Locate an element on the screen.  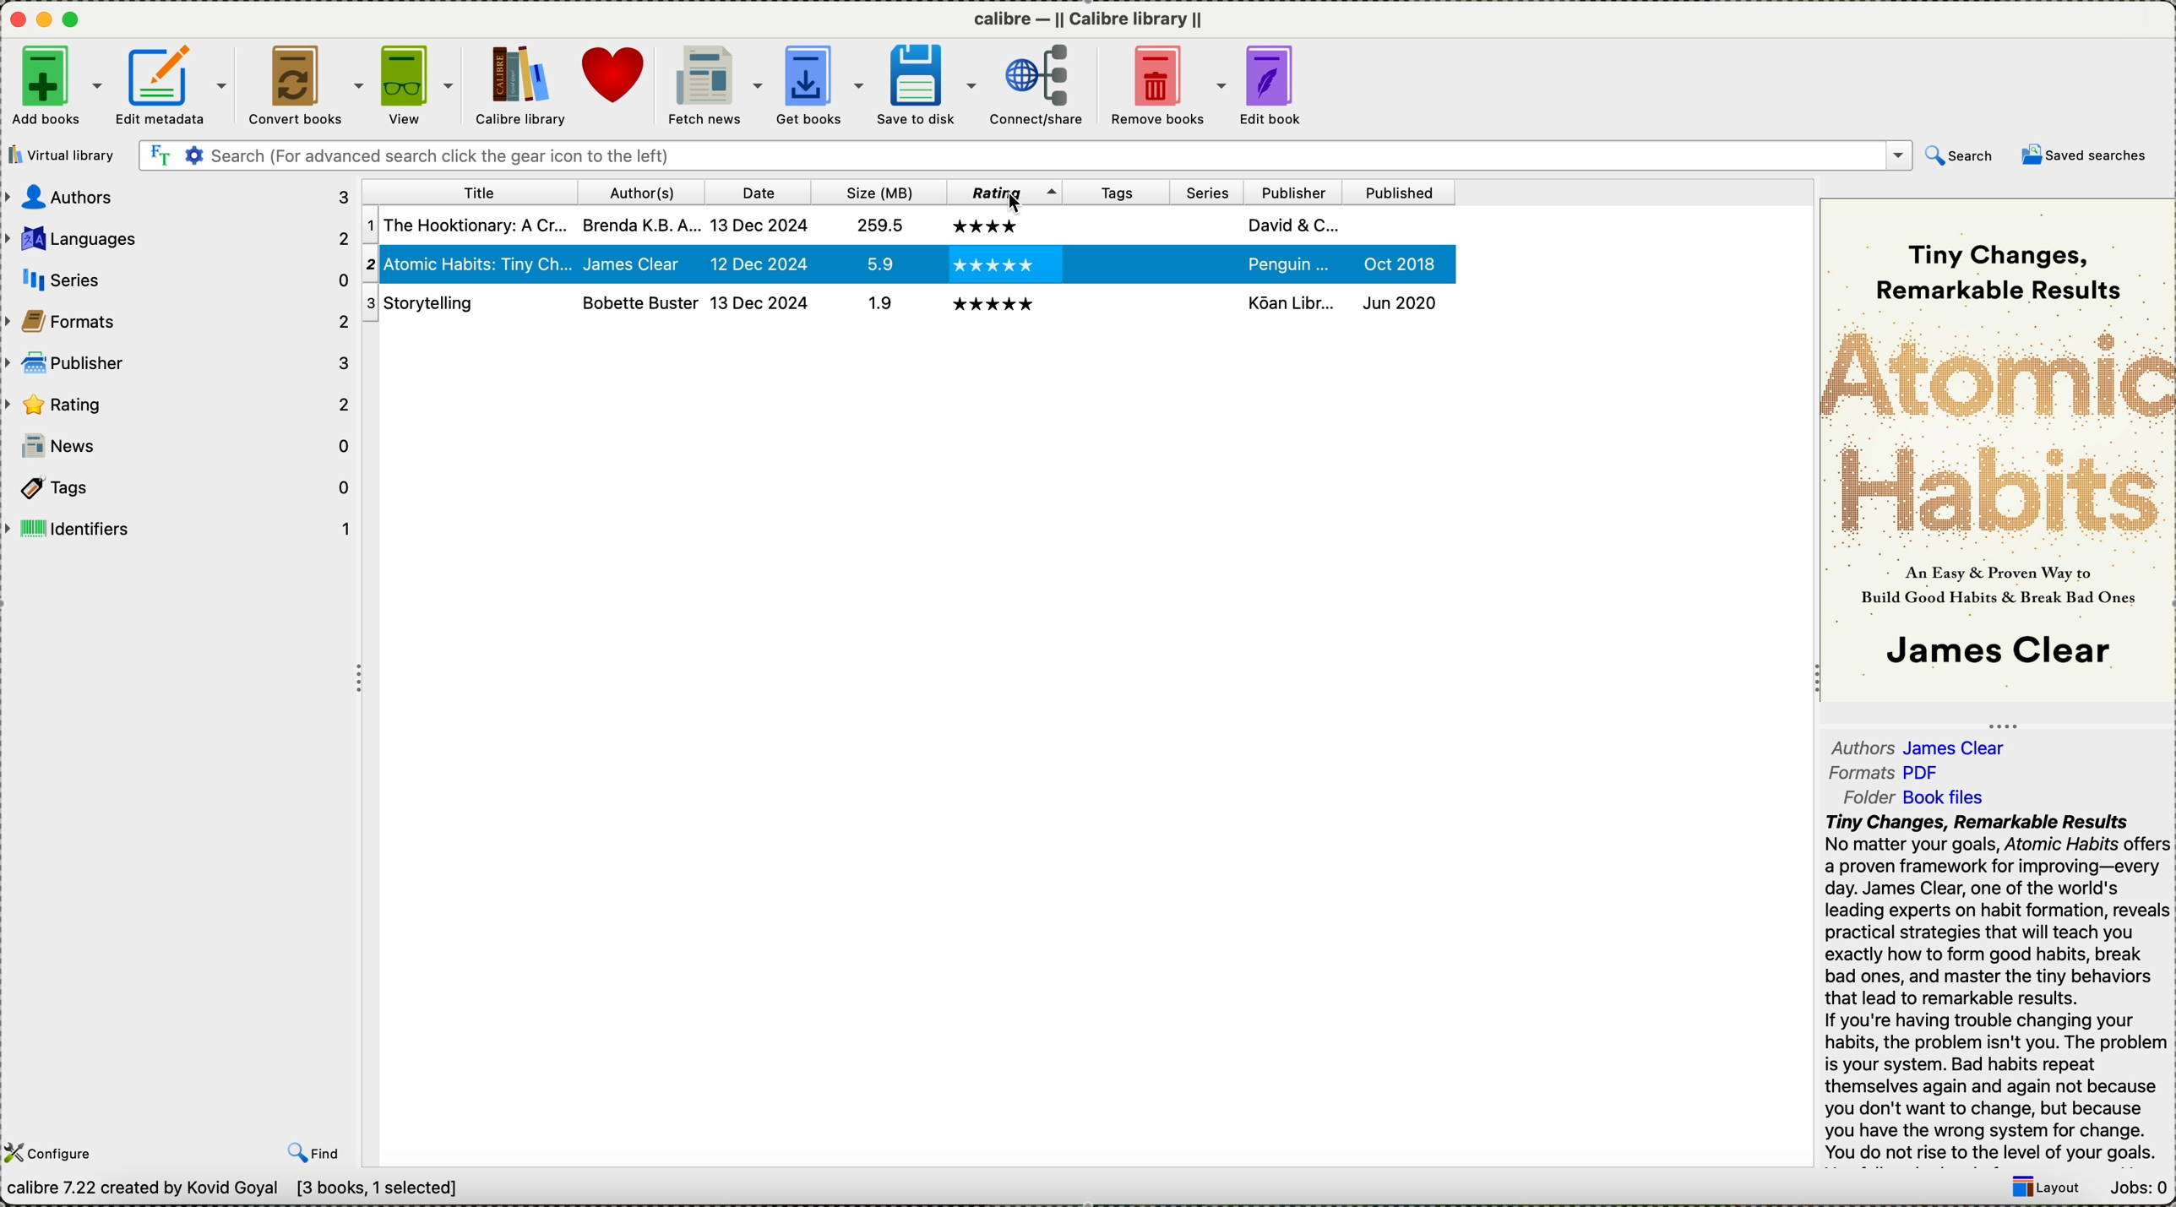
Tiny Changes, Remarkable Results is located at coordinates (2007, 259).